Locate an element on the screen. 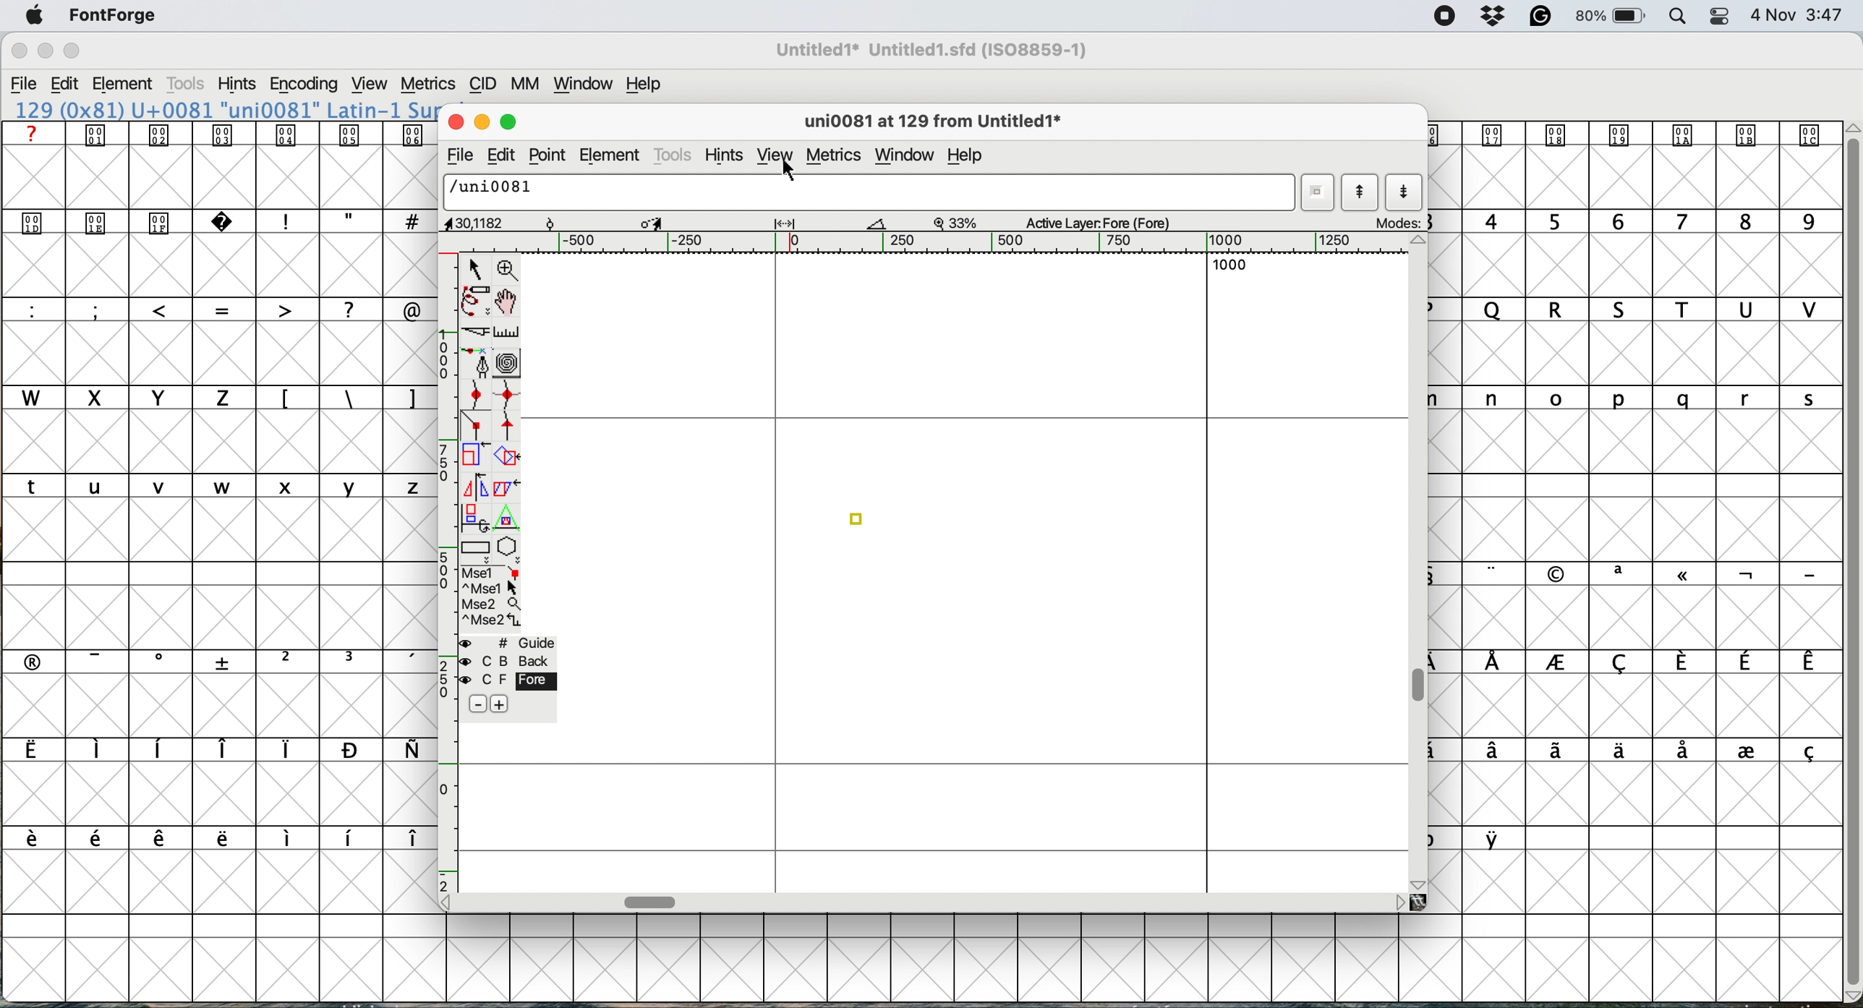 This screenshot has height=1008, width=1863. Help is located at coordinates (644, 85).